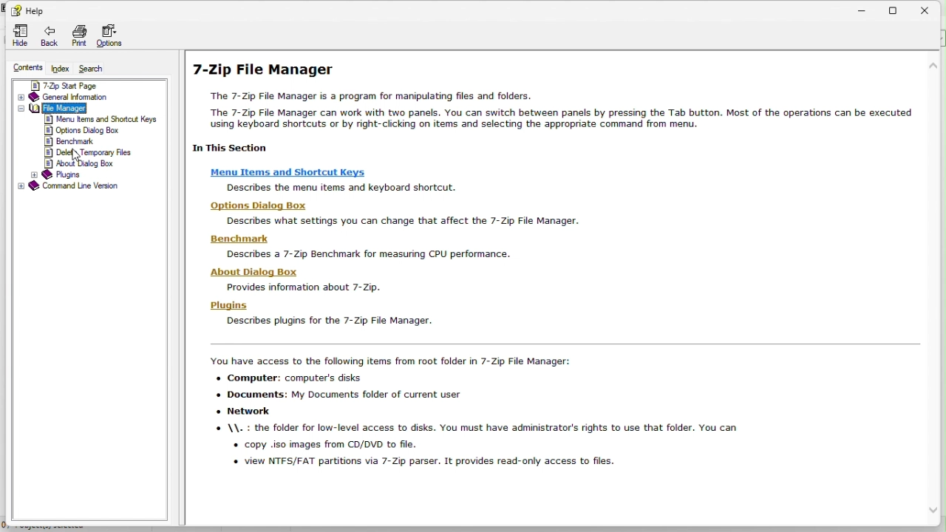 The width and height of the screenshot is (946, 532). What do you see at coordinates (85, 108) in the screenshot?
I see `File manager` at bounding box center [85, 108].